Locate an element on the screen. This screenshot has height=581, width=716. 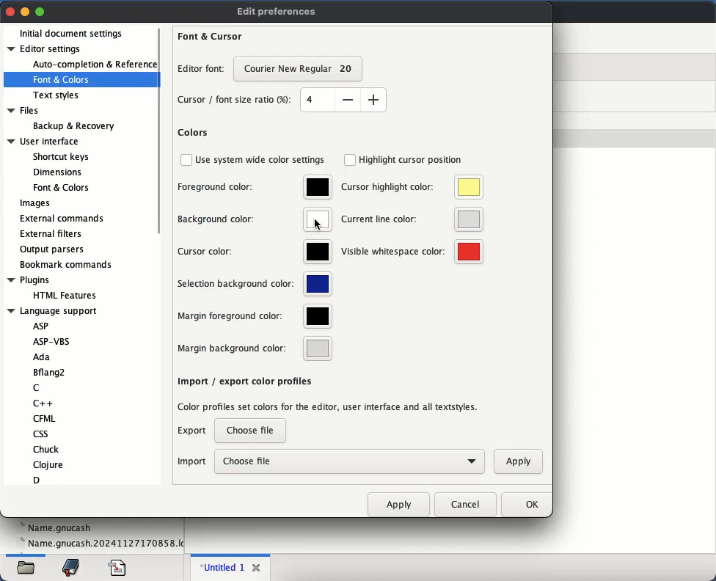
css is located at coordinates (42, 434).